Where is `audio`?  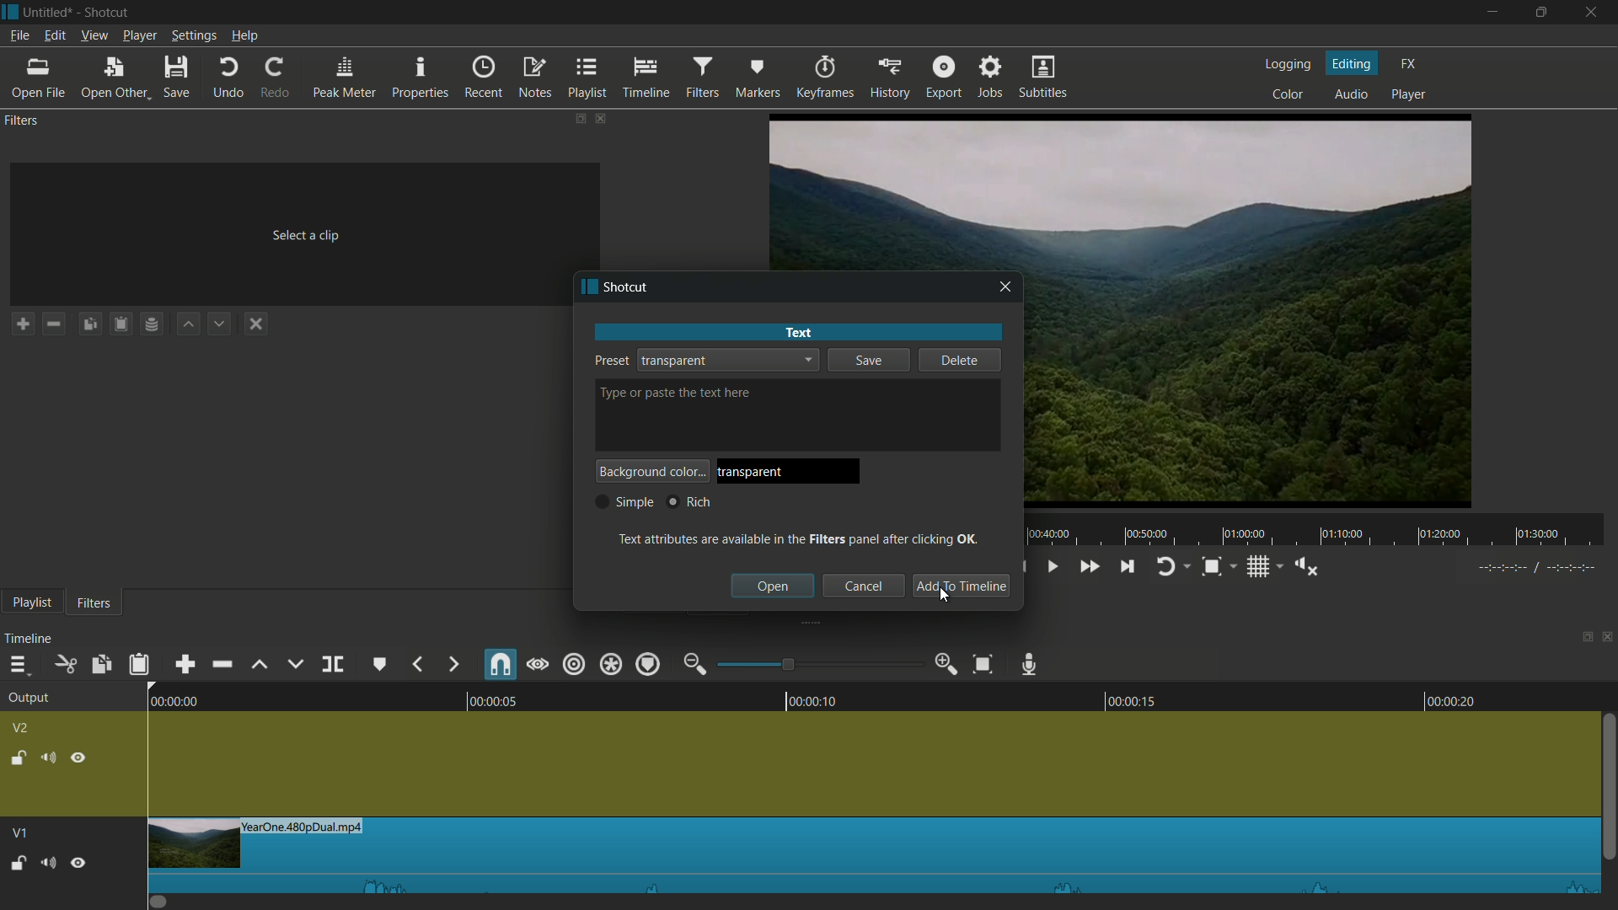
audio is located at coordinates (1351, 94).